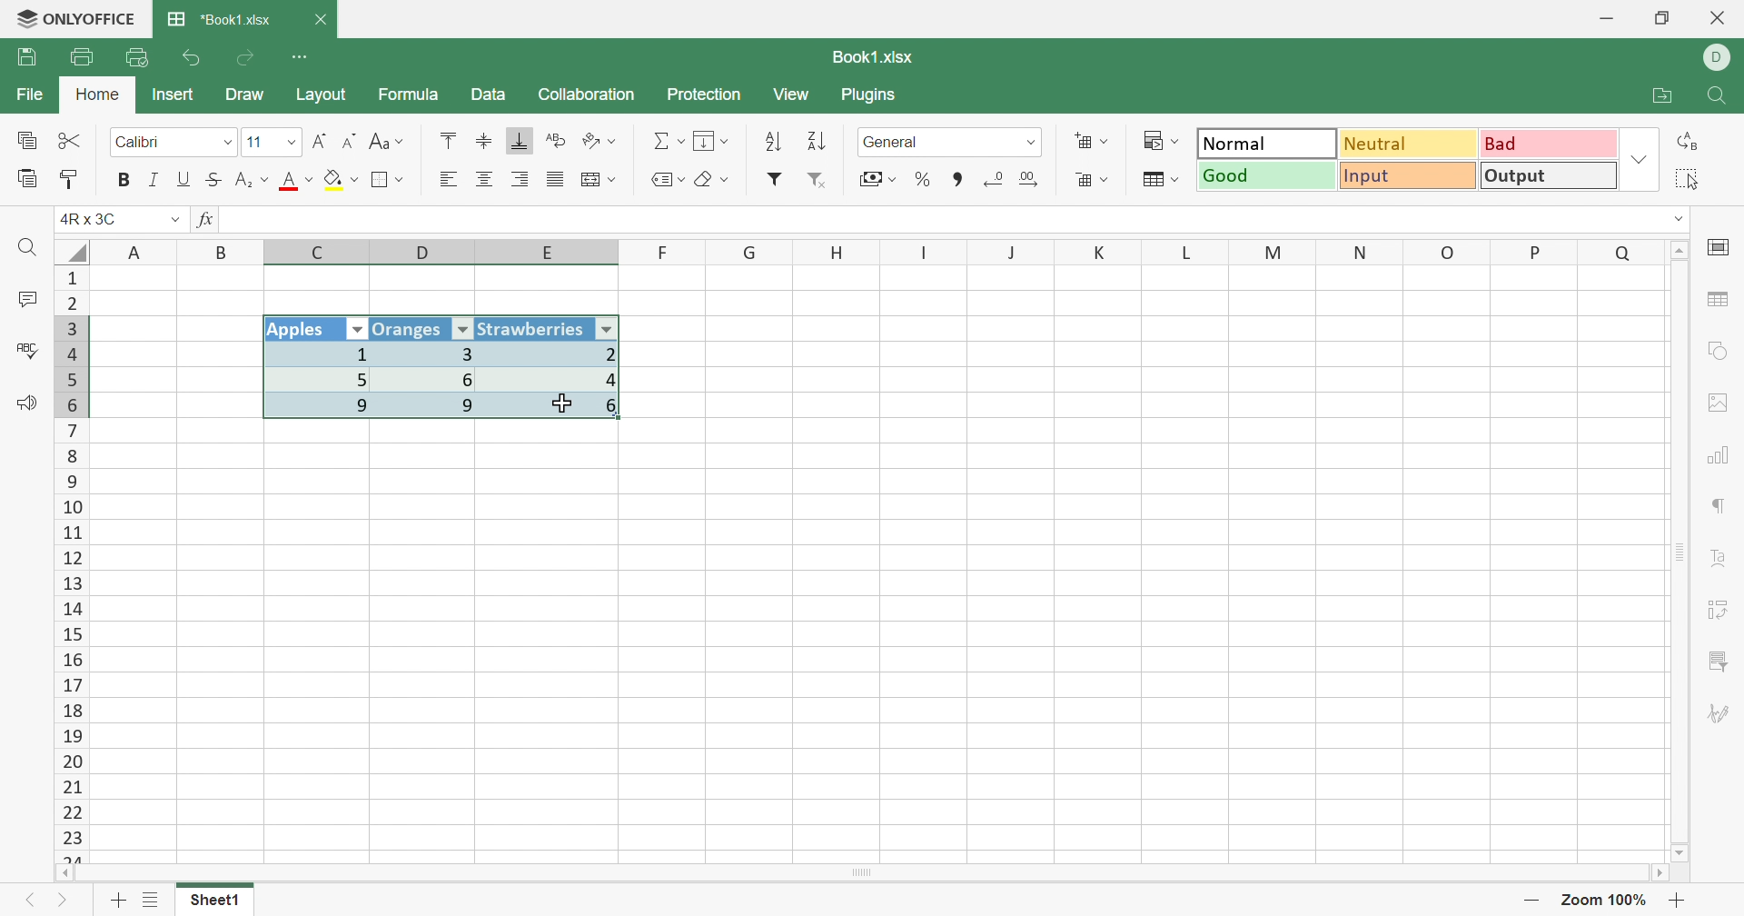 This screenshot has height=916, width=1744. What do you see at coordinates (72, 249) in the screenshot?
I see `Select all` at bounding box center [72, 249].